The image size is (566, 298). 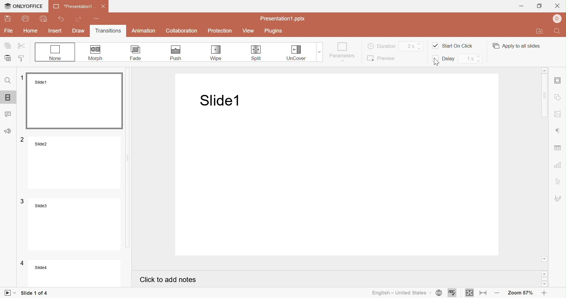 I want to click on Click to add notes, so click(x=168, y=280).